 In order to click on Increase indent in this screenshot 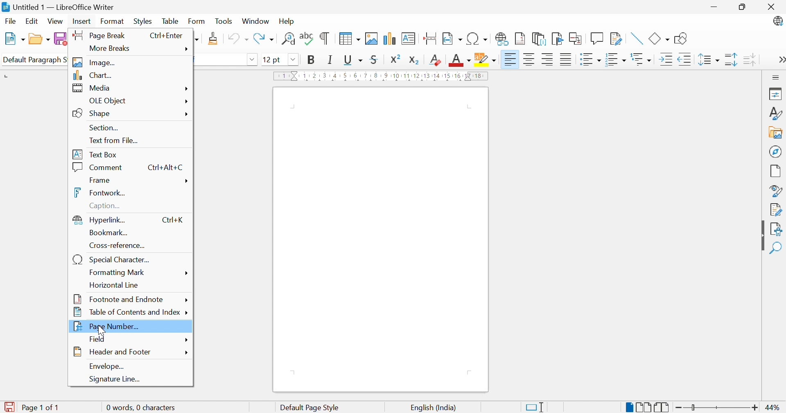, I will do `click(664, 61)`.